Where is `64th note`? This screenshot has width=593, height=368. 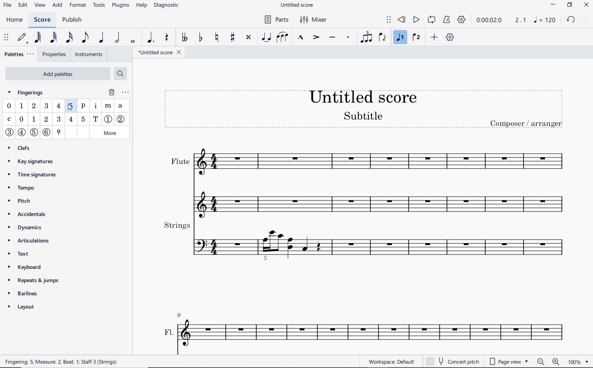
64th note is located at coordinates (38, 37).